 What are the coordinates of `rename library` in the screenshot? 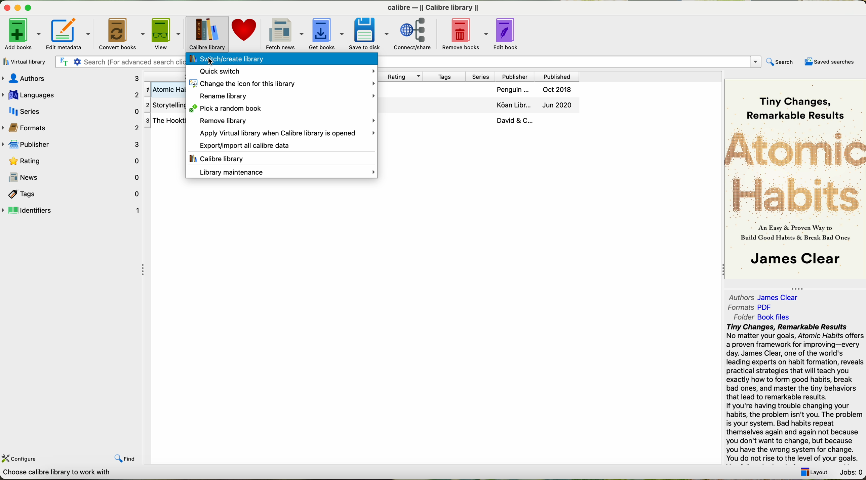 It's located at (285, 96).